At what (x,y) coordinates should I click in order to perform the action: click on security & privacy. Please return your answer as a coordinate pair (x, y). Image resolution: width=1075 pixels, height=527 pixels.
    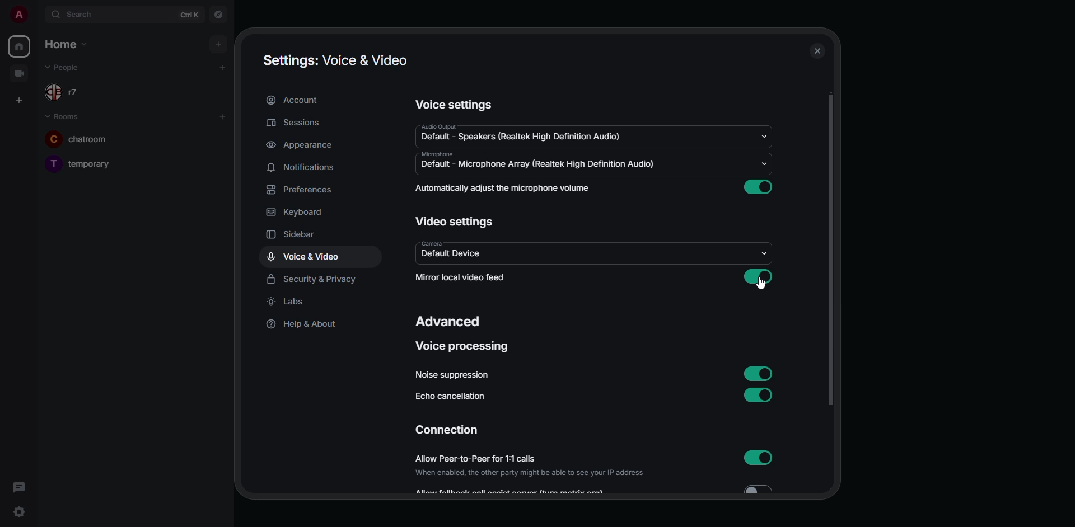
    Looking at the image, I should click on (313, 280).